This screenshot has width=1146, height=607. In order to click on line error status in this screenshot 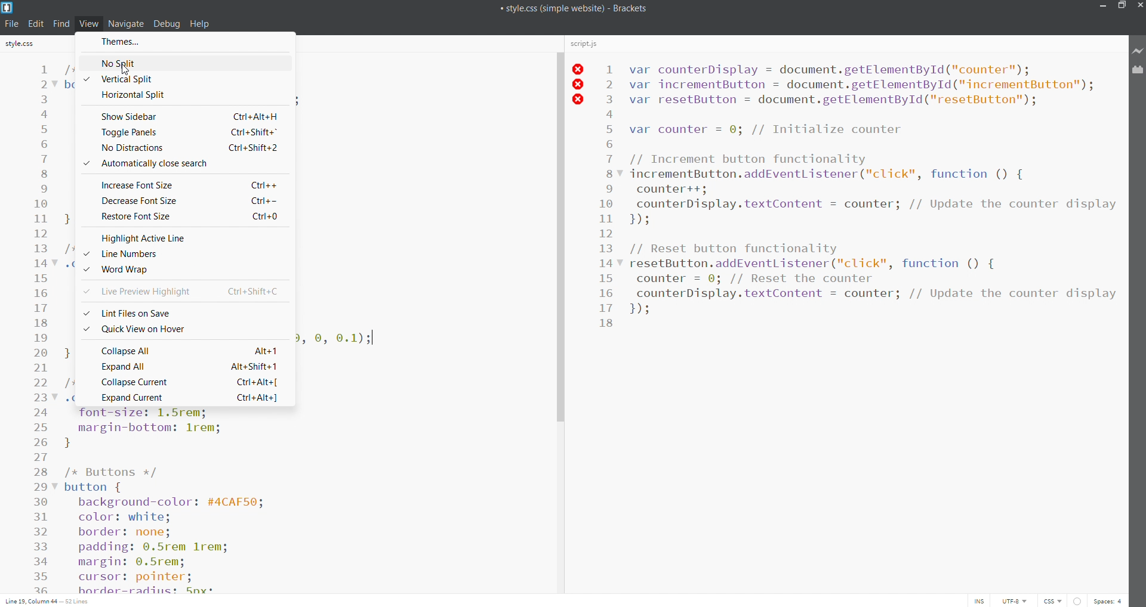, I will do `click(579, 85)`.